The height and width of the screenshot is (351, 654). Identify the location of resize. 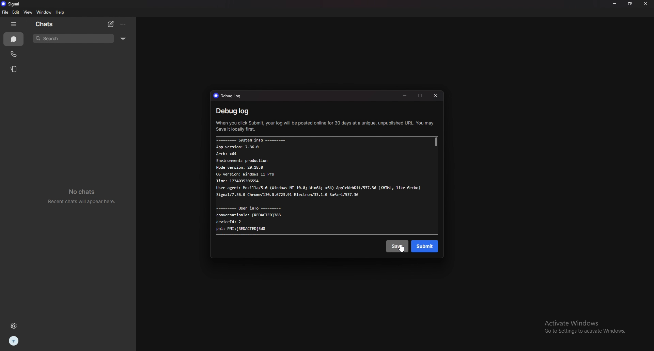
(630, 3).